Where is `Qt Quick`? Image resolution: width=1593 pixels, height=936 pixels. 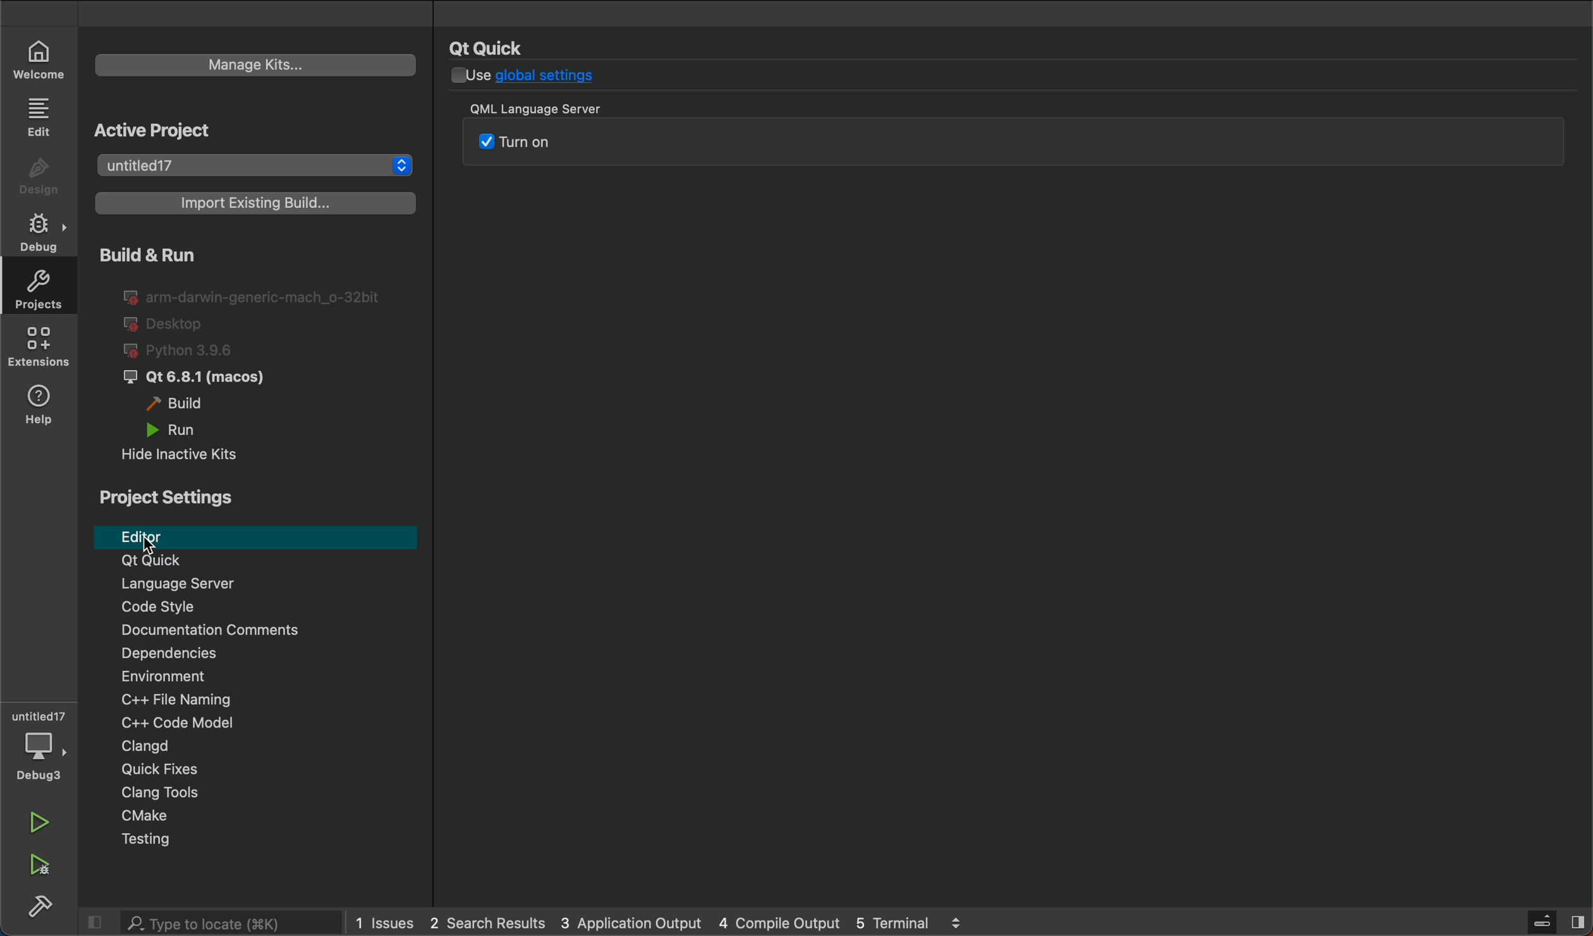 Qt Quick is located at coordinates (256, 562).